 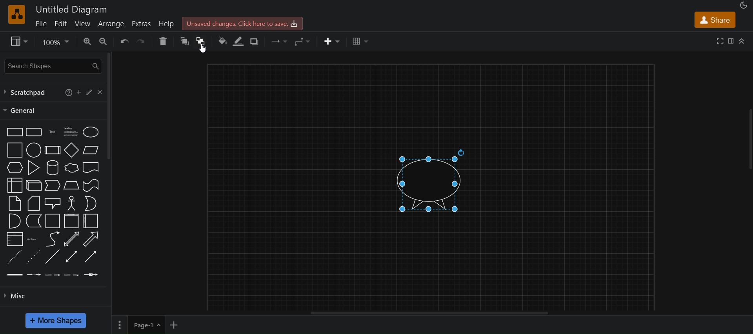 What do you see at coordinates (16, 15) in the screenshot?
I see `logo` at bounding box center [16, 15].